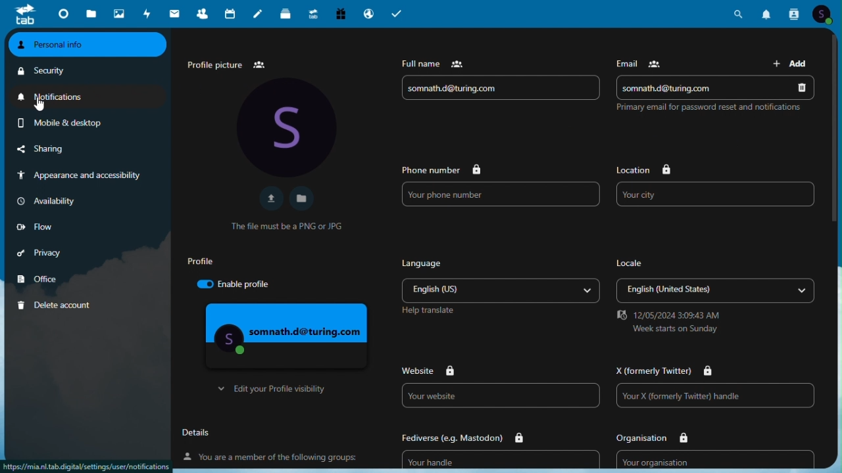  I want to click on email, so click(712, 64).